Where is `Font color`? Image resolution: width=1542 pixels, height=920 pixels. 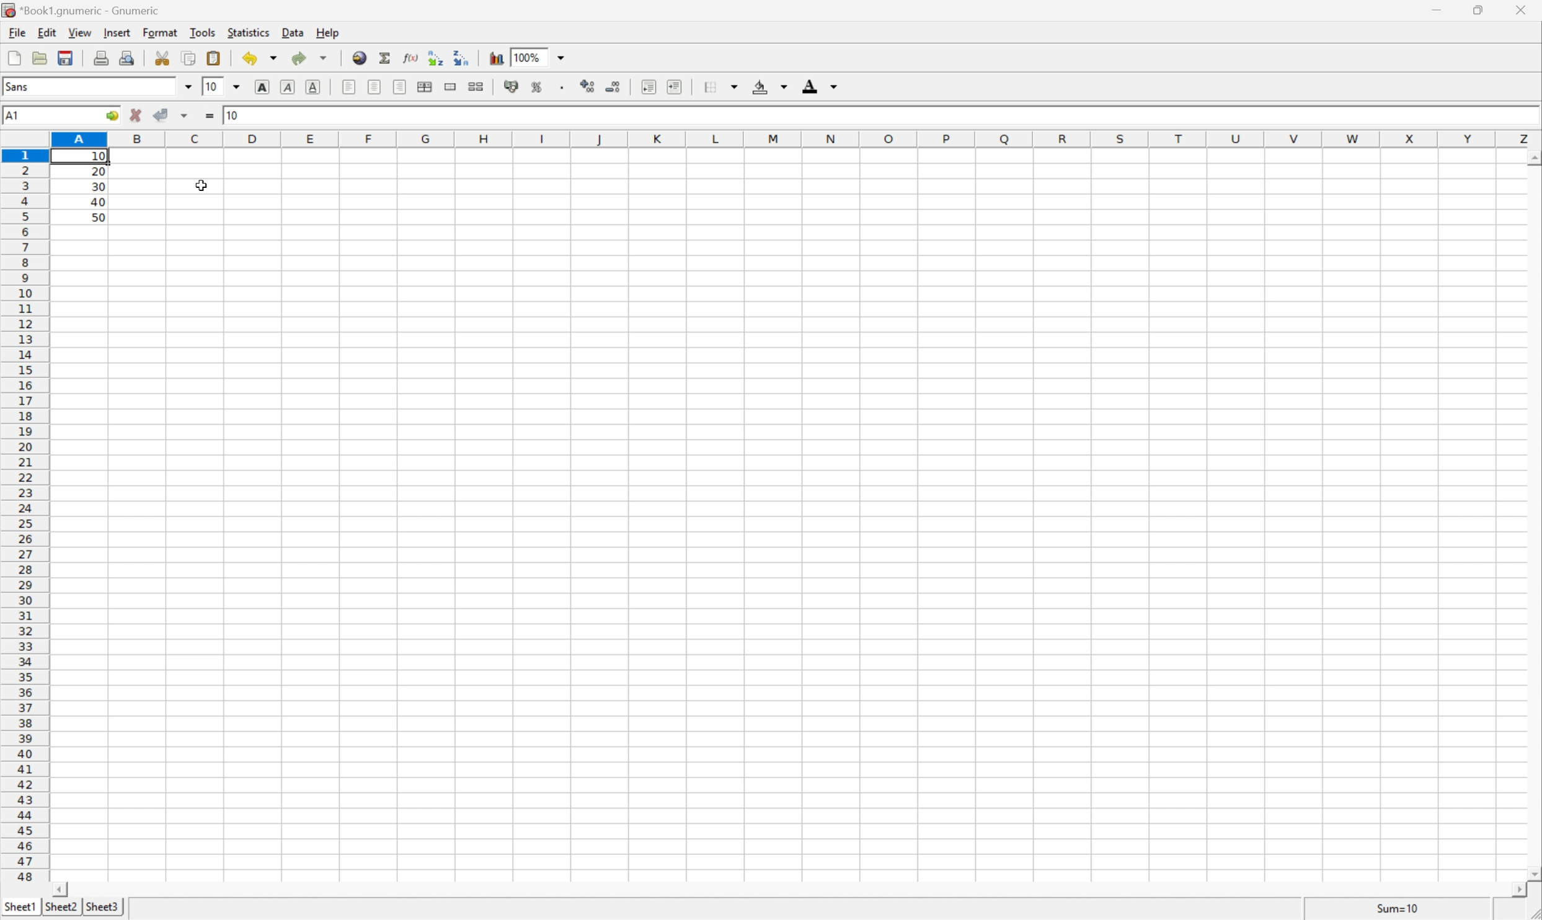
Font color is located at coordinates (810, 83).